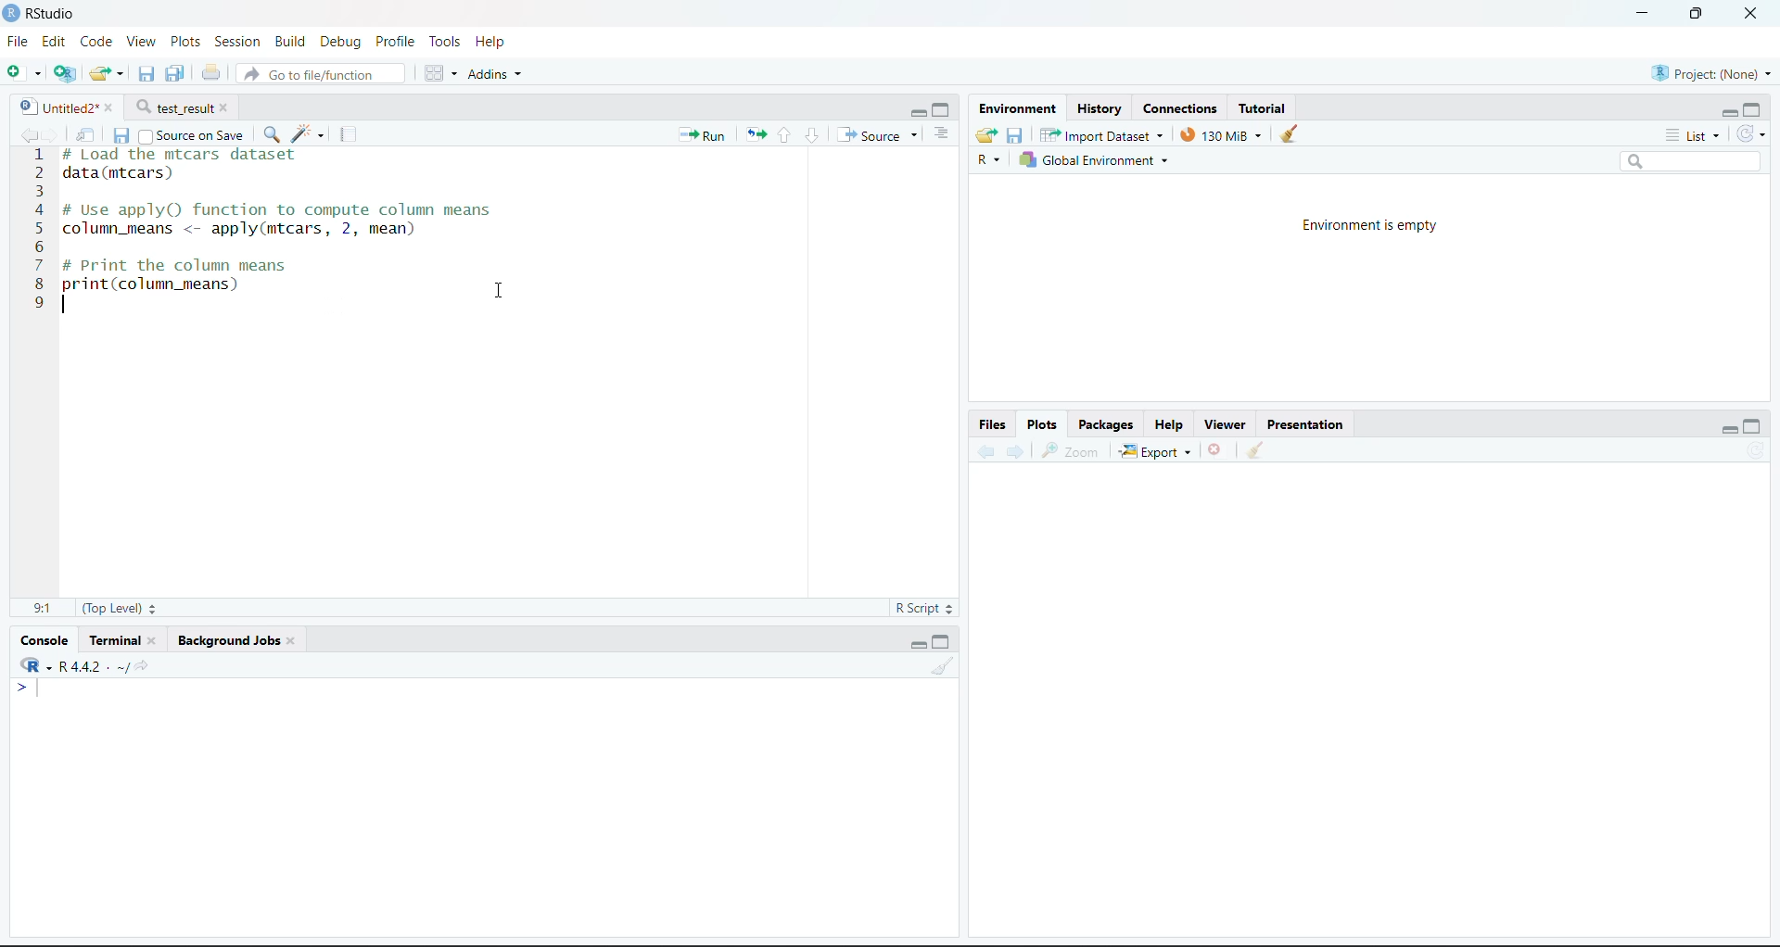 Image resolution: width=1780 pixels, height=947 pixels. I want to click on Export, so click(1158, 448).